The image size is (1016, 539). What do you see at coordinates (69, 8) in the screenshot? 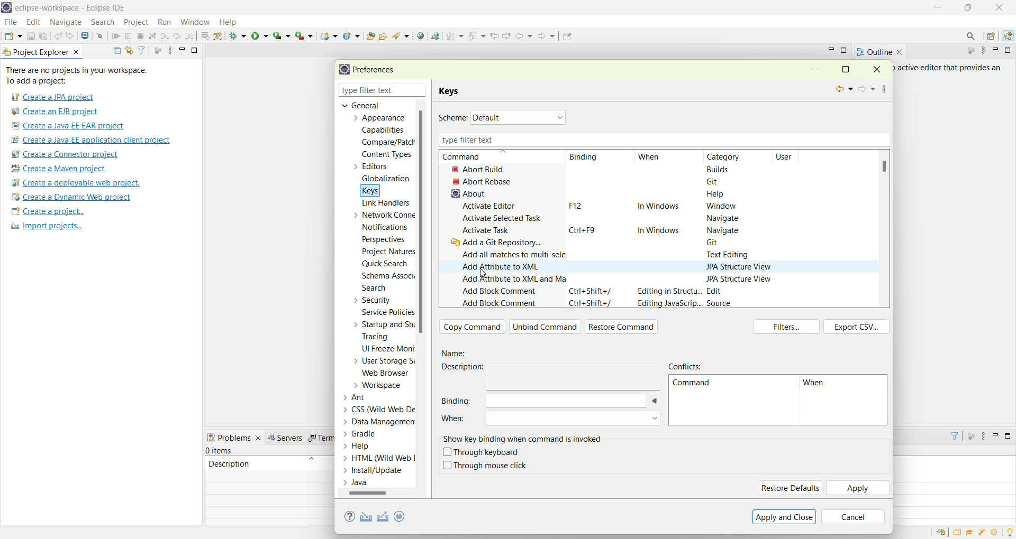
I see `eclipse-workspace-Eclipse IDE` at bounding box center [69, 8].